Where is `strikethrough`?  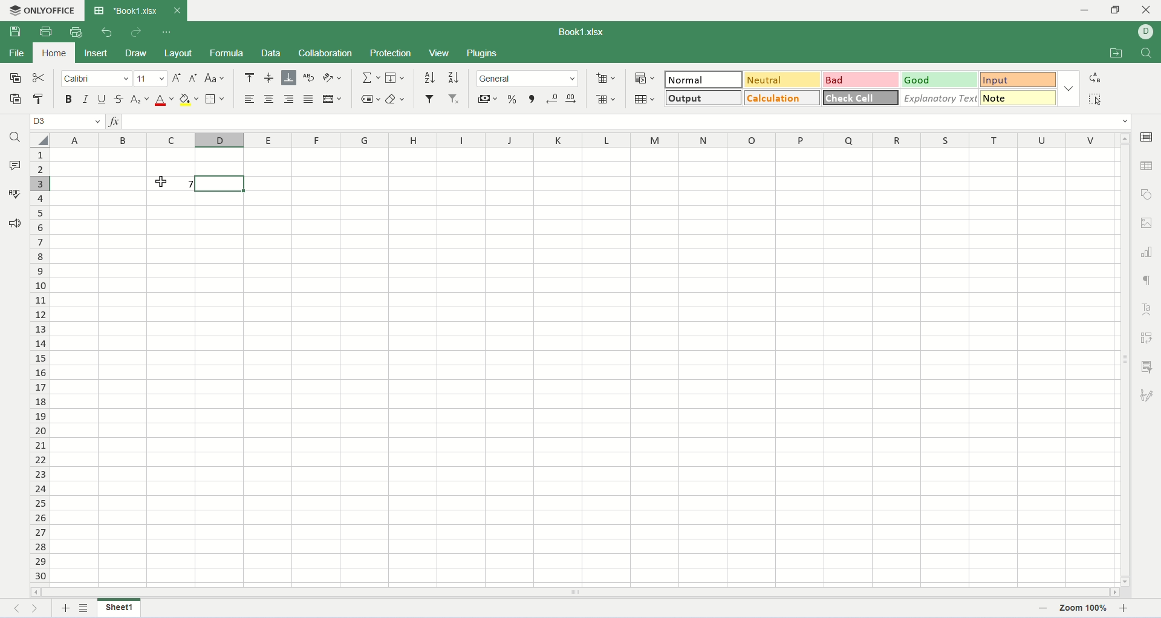 strikethrough is located at coordinates (119, 99).